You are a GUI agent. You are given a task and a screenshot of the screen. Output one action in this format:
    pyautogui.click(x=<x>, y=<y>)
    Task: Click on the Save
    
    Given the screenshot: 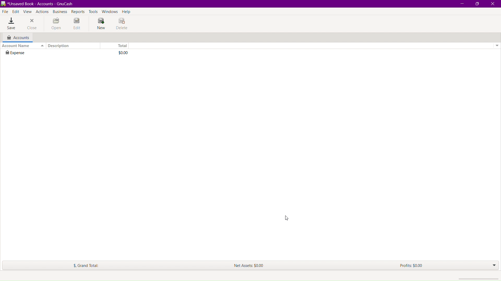 What is the action you would take?
    pyautogui.click(x=11, y=23)
    